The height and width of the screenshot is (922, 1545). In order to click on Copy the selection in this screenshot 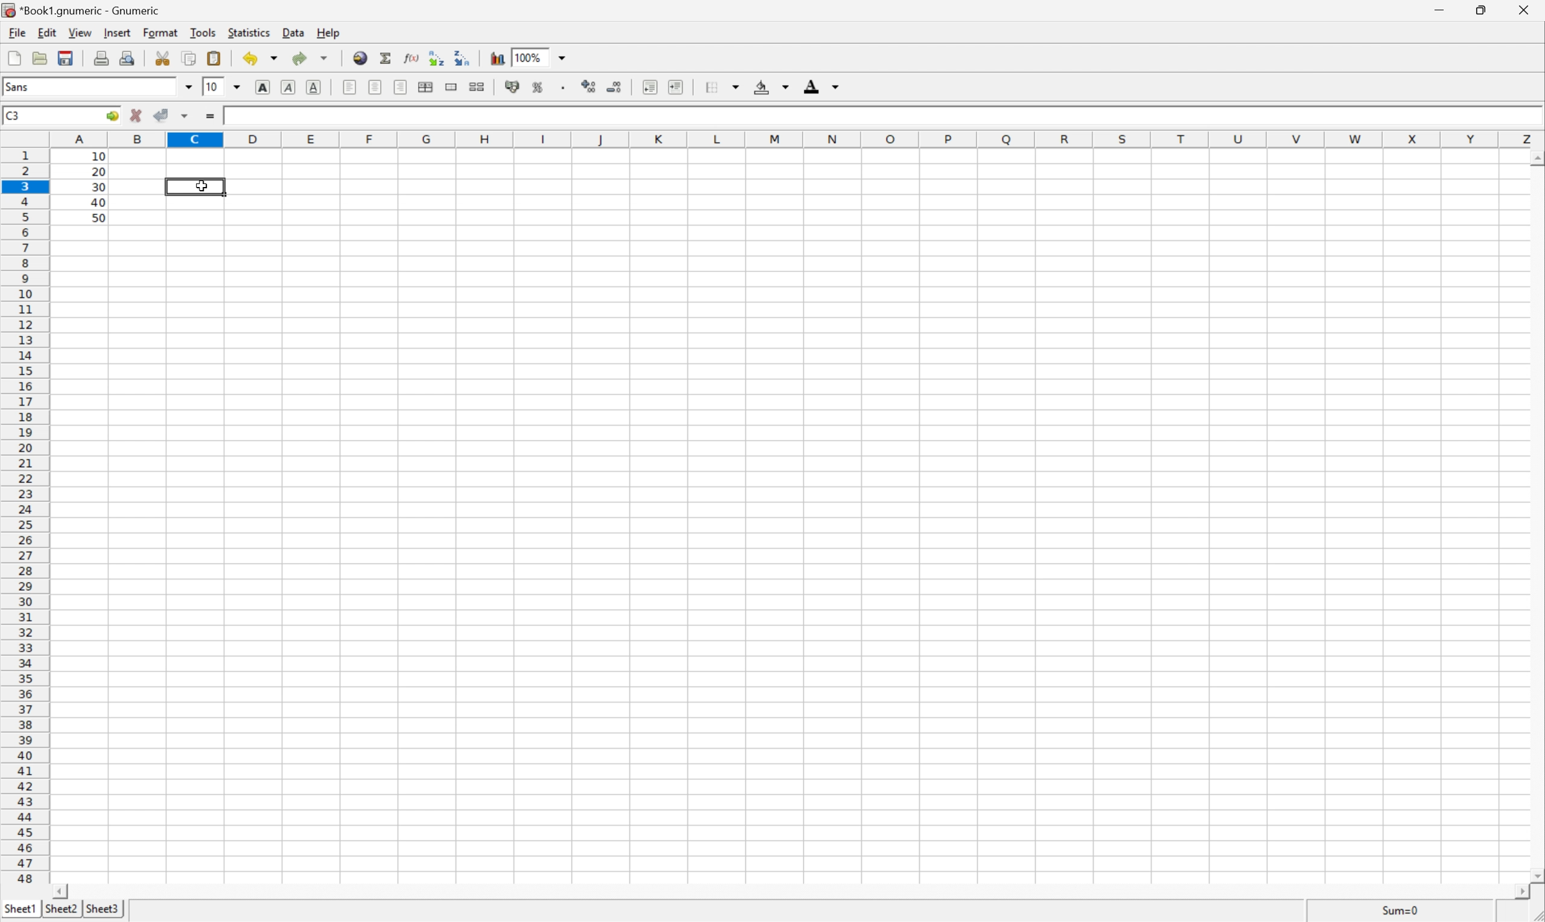, I will do `click(188, 60)`.